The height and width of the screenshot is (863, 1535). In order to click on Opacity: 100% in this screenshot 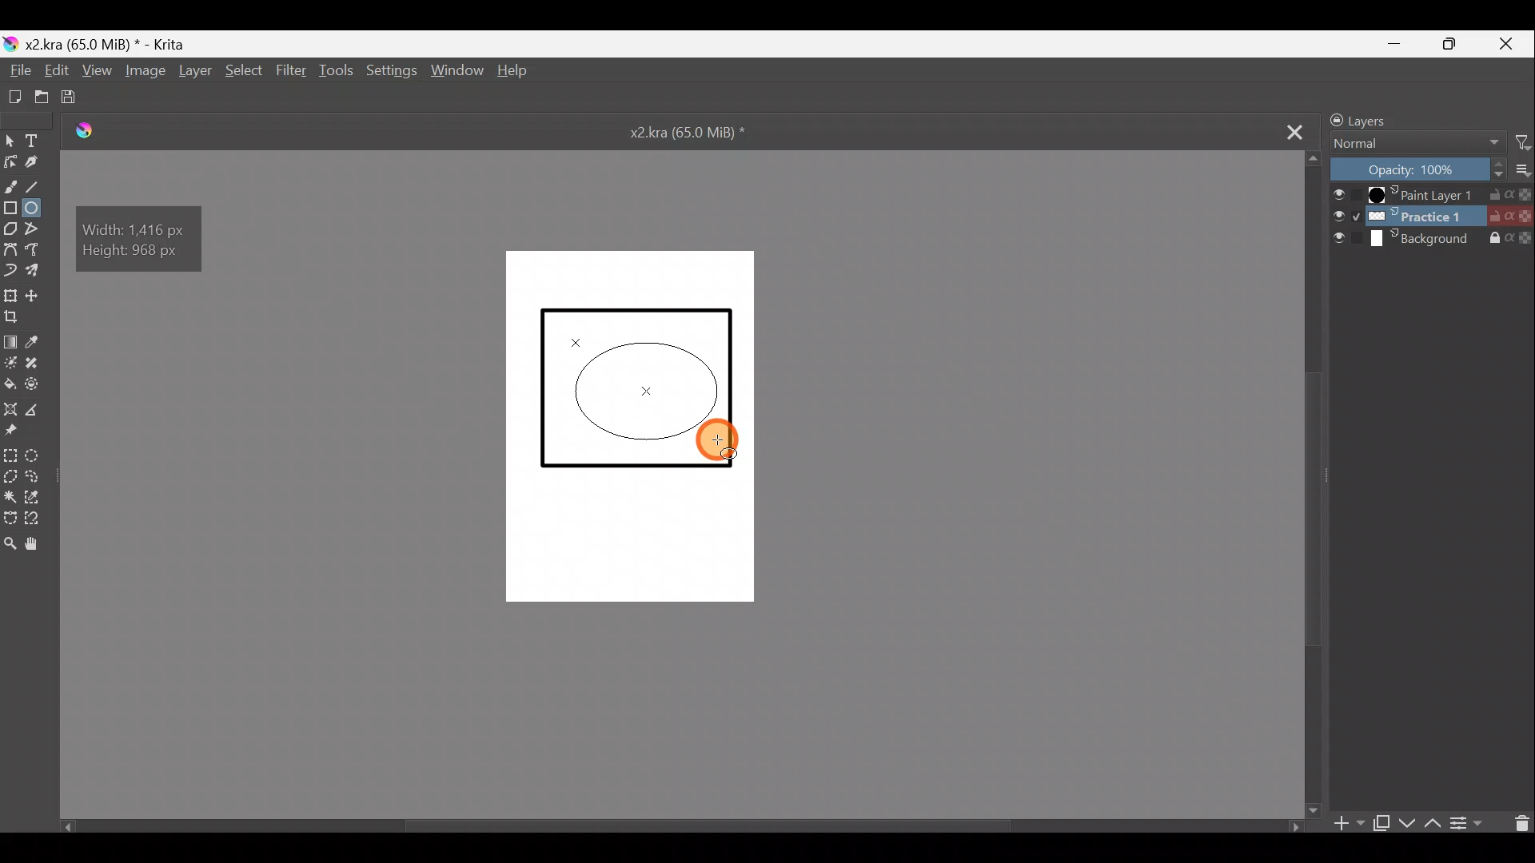, I will do `click(1412, 169)`.